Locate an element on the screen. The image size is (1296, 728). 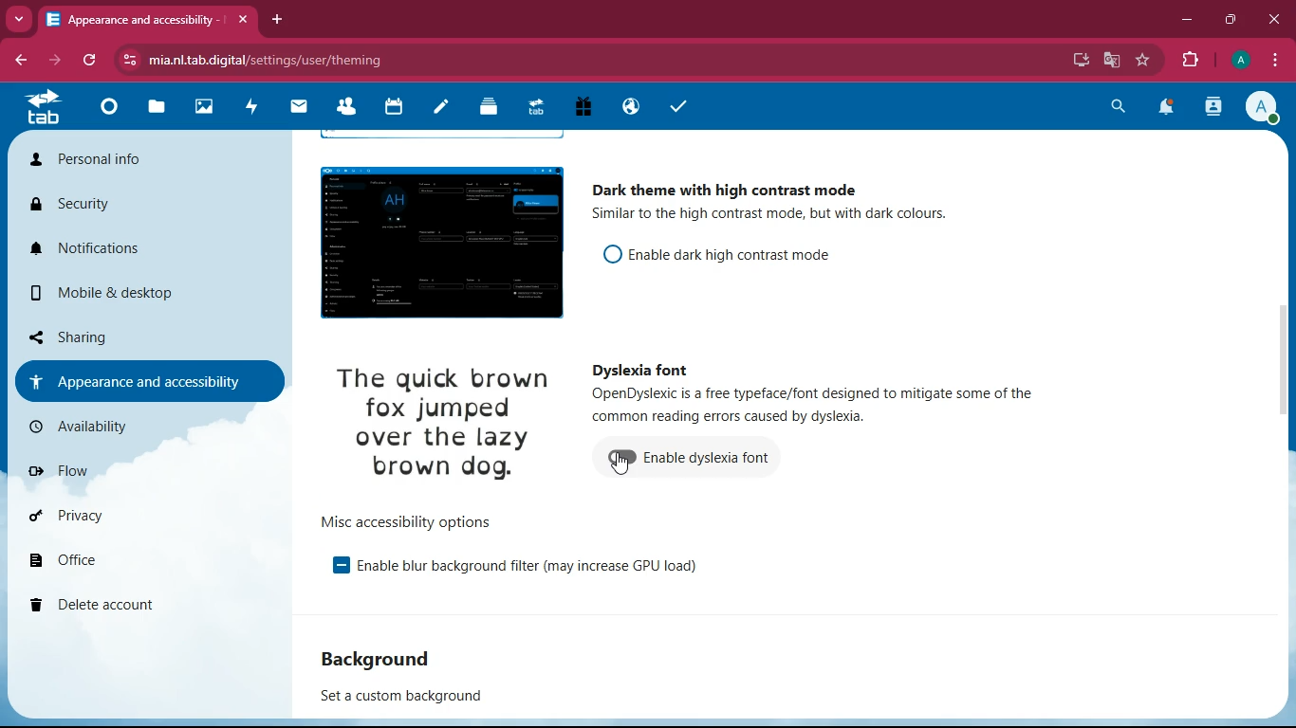
availability is located at coordinates (130, 432).